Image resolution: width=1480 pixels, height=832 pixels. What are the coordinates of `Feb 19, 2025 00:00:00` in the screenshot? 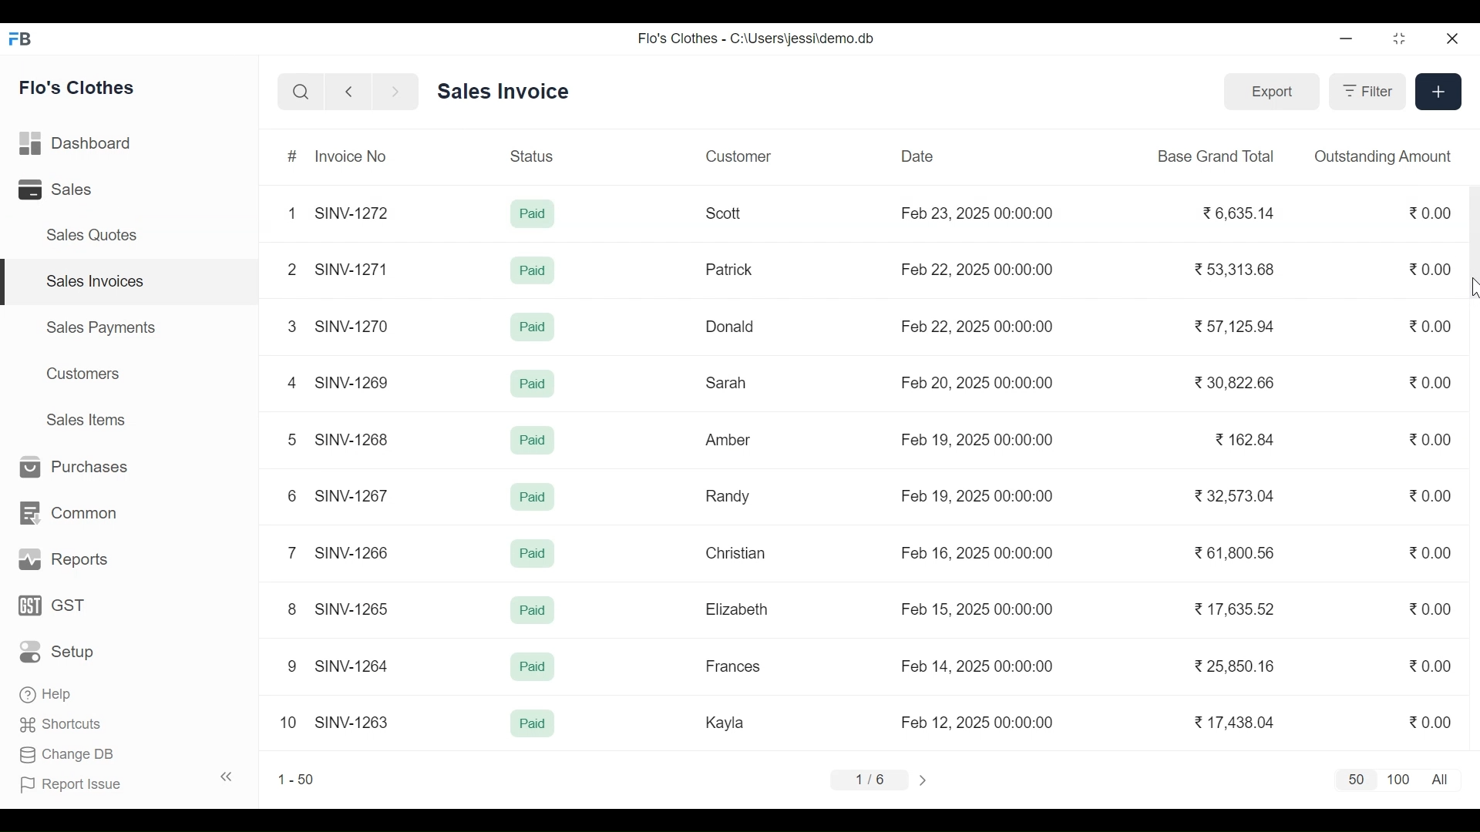 It's located at (980, 495).